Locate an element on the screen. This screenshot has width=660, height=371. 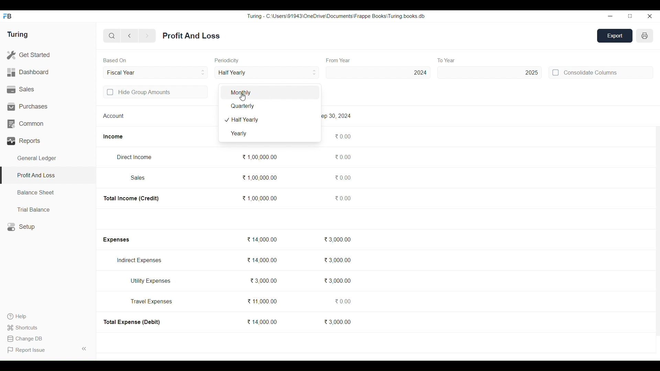
0.00 is located at coordinates (342, 177).